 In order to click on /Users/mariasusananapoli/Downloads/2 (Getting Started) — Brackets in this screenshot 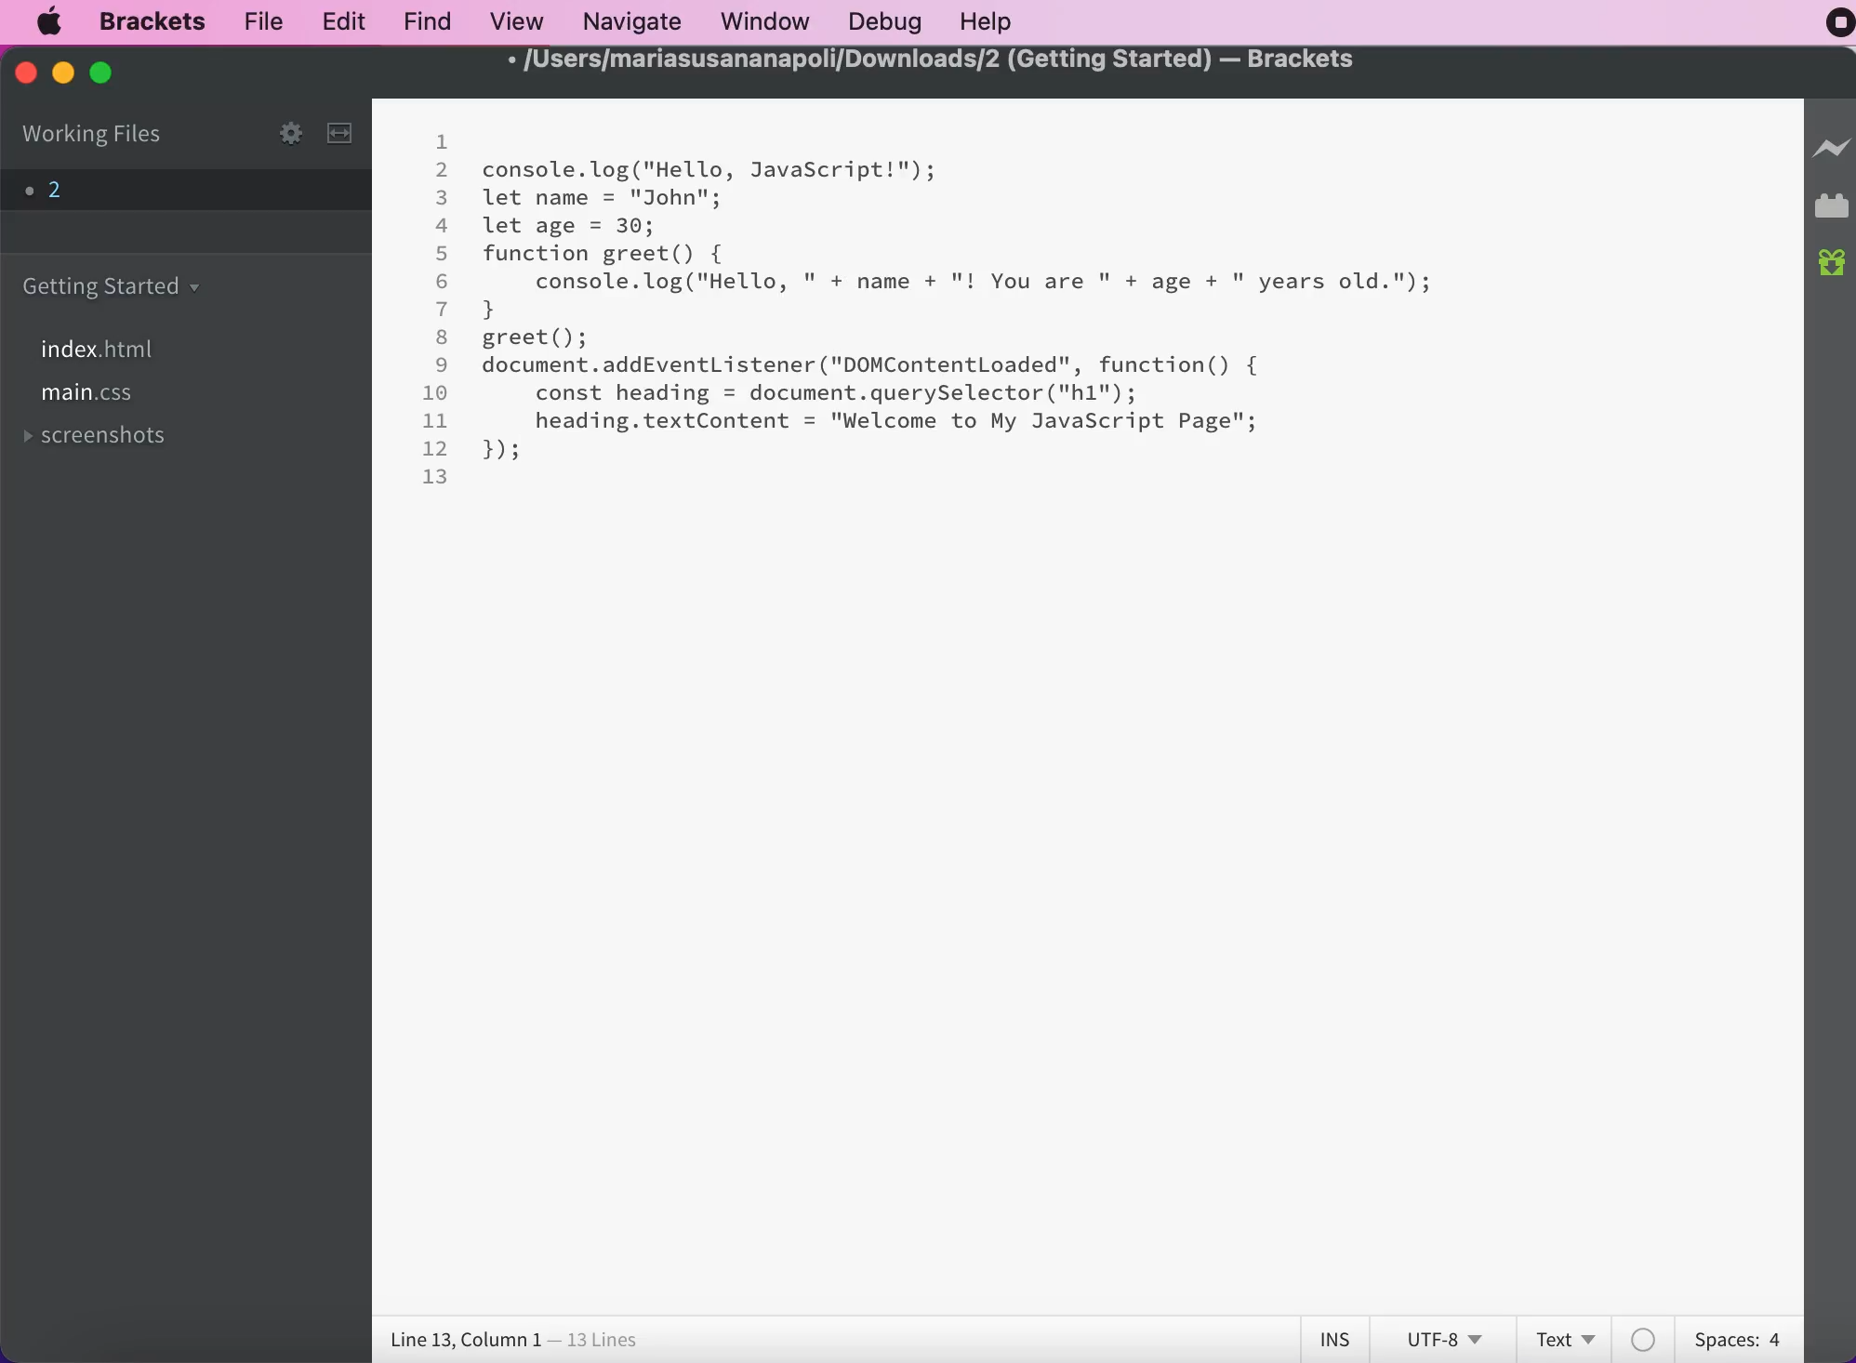, I will do `click(933, 60)`.